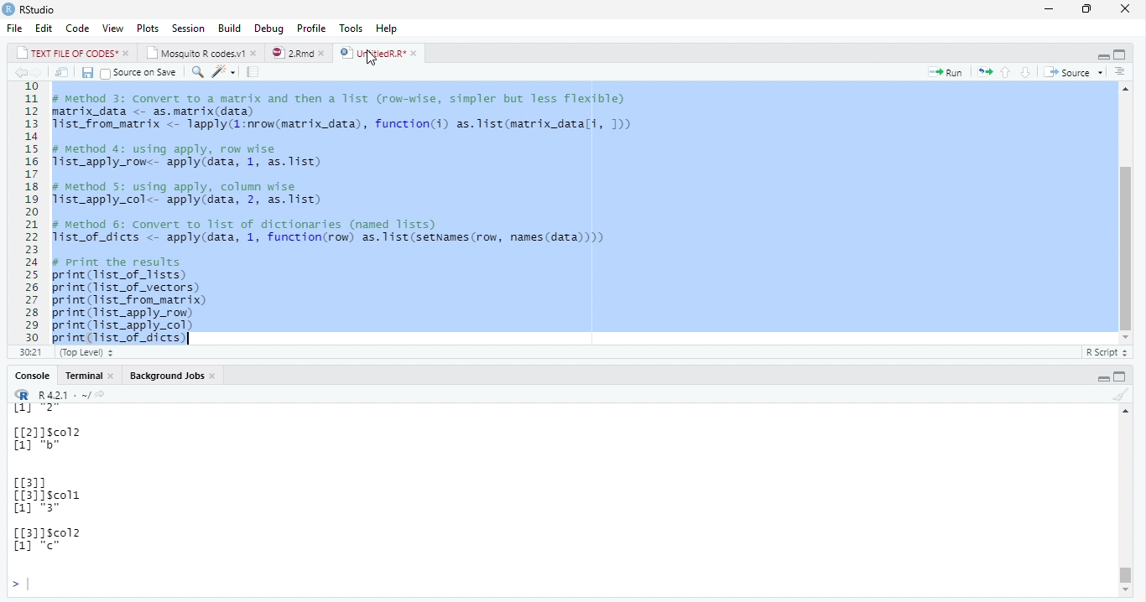  Describe the element at coordinates (195, 163) in the screenshot. I see `list_apply_row<- apply(data, 1, as.list)` at that location.